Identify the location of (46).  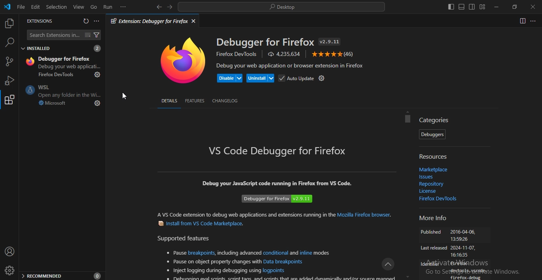
(349, 54).